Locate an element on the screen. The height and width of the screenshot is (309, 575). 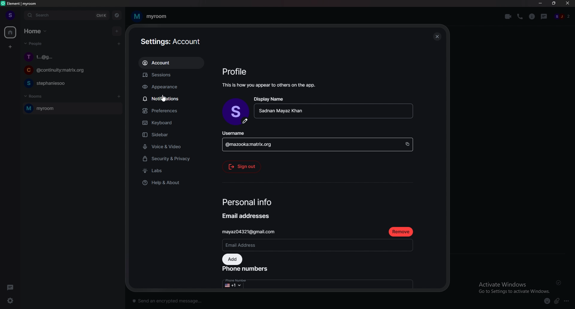
personal info is located at coordinates (249, 202).